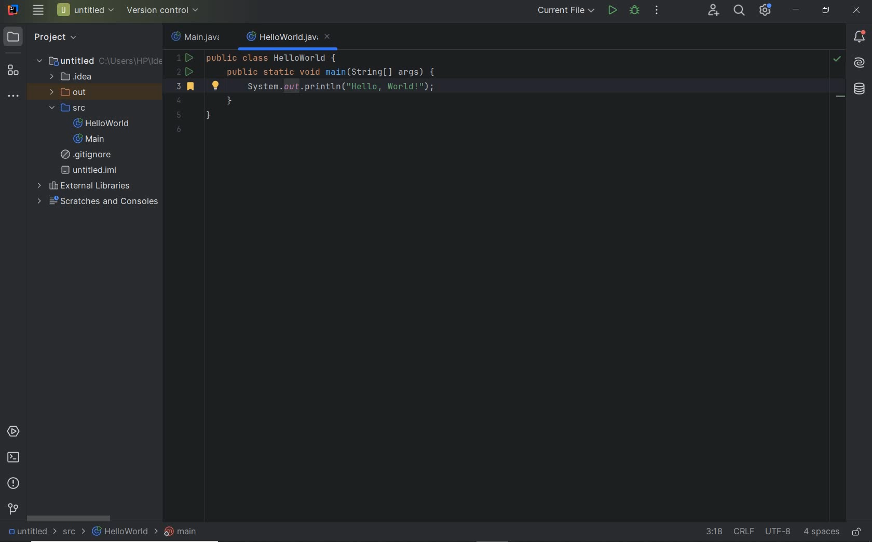 The height and width of the screenshot is (542, 872). Describe the element at coordinates (13, 432) in the screenshot. I see `services` at that location.